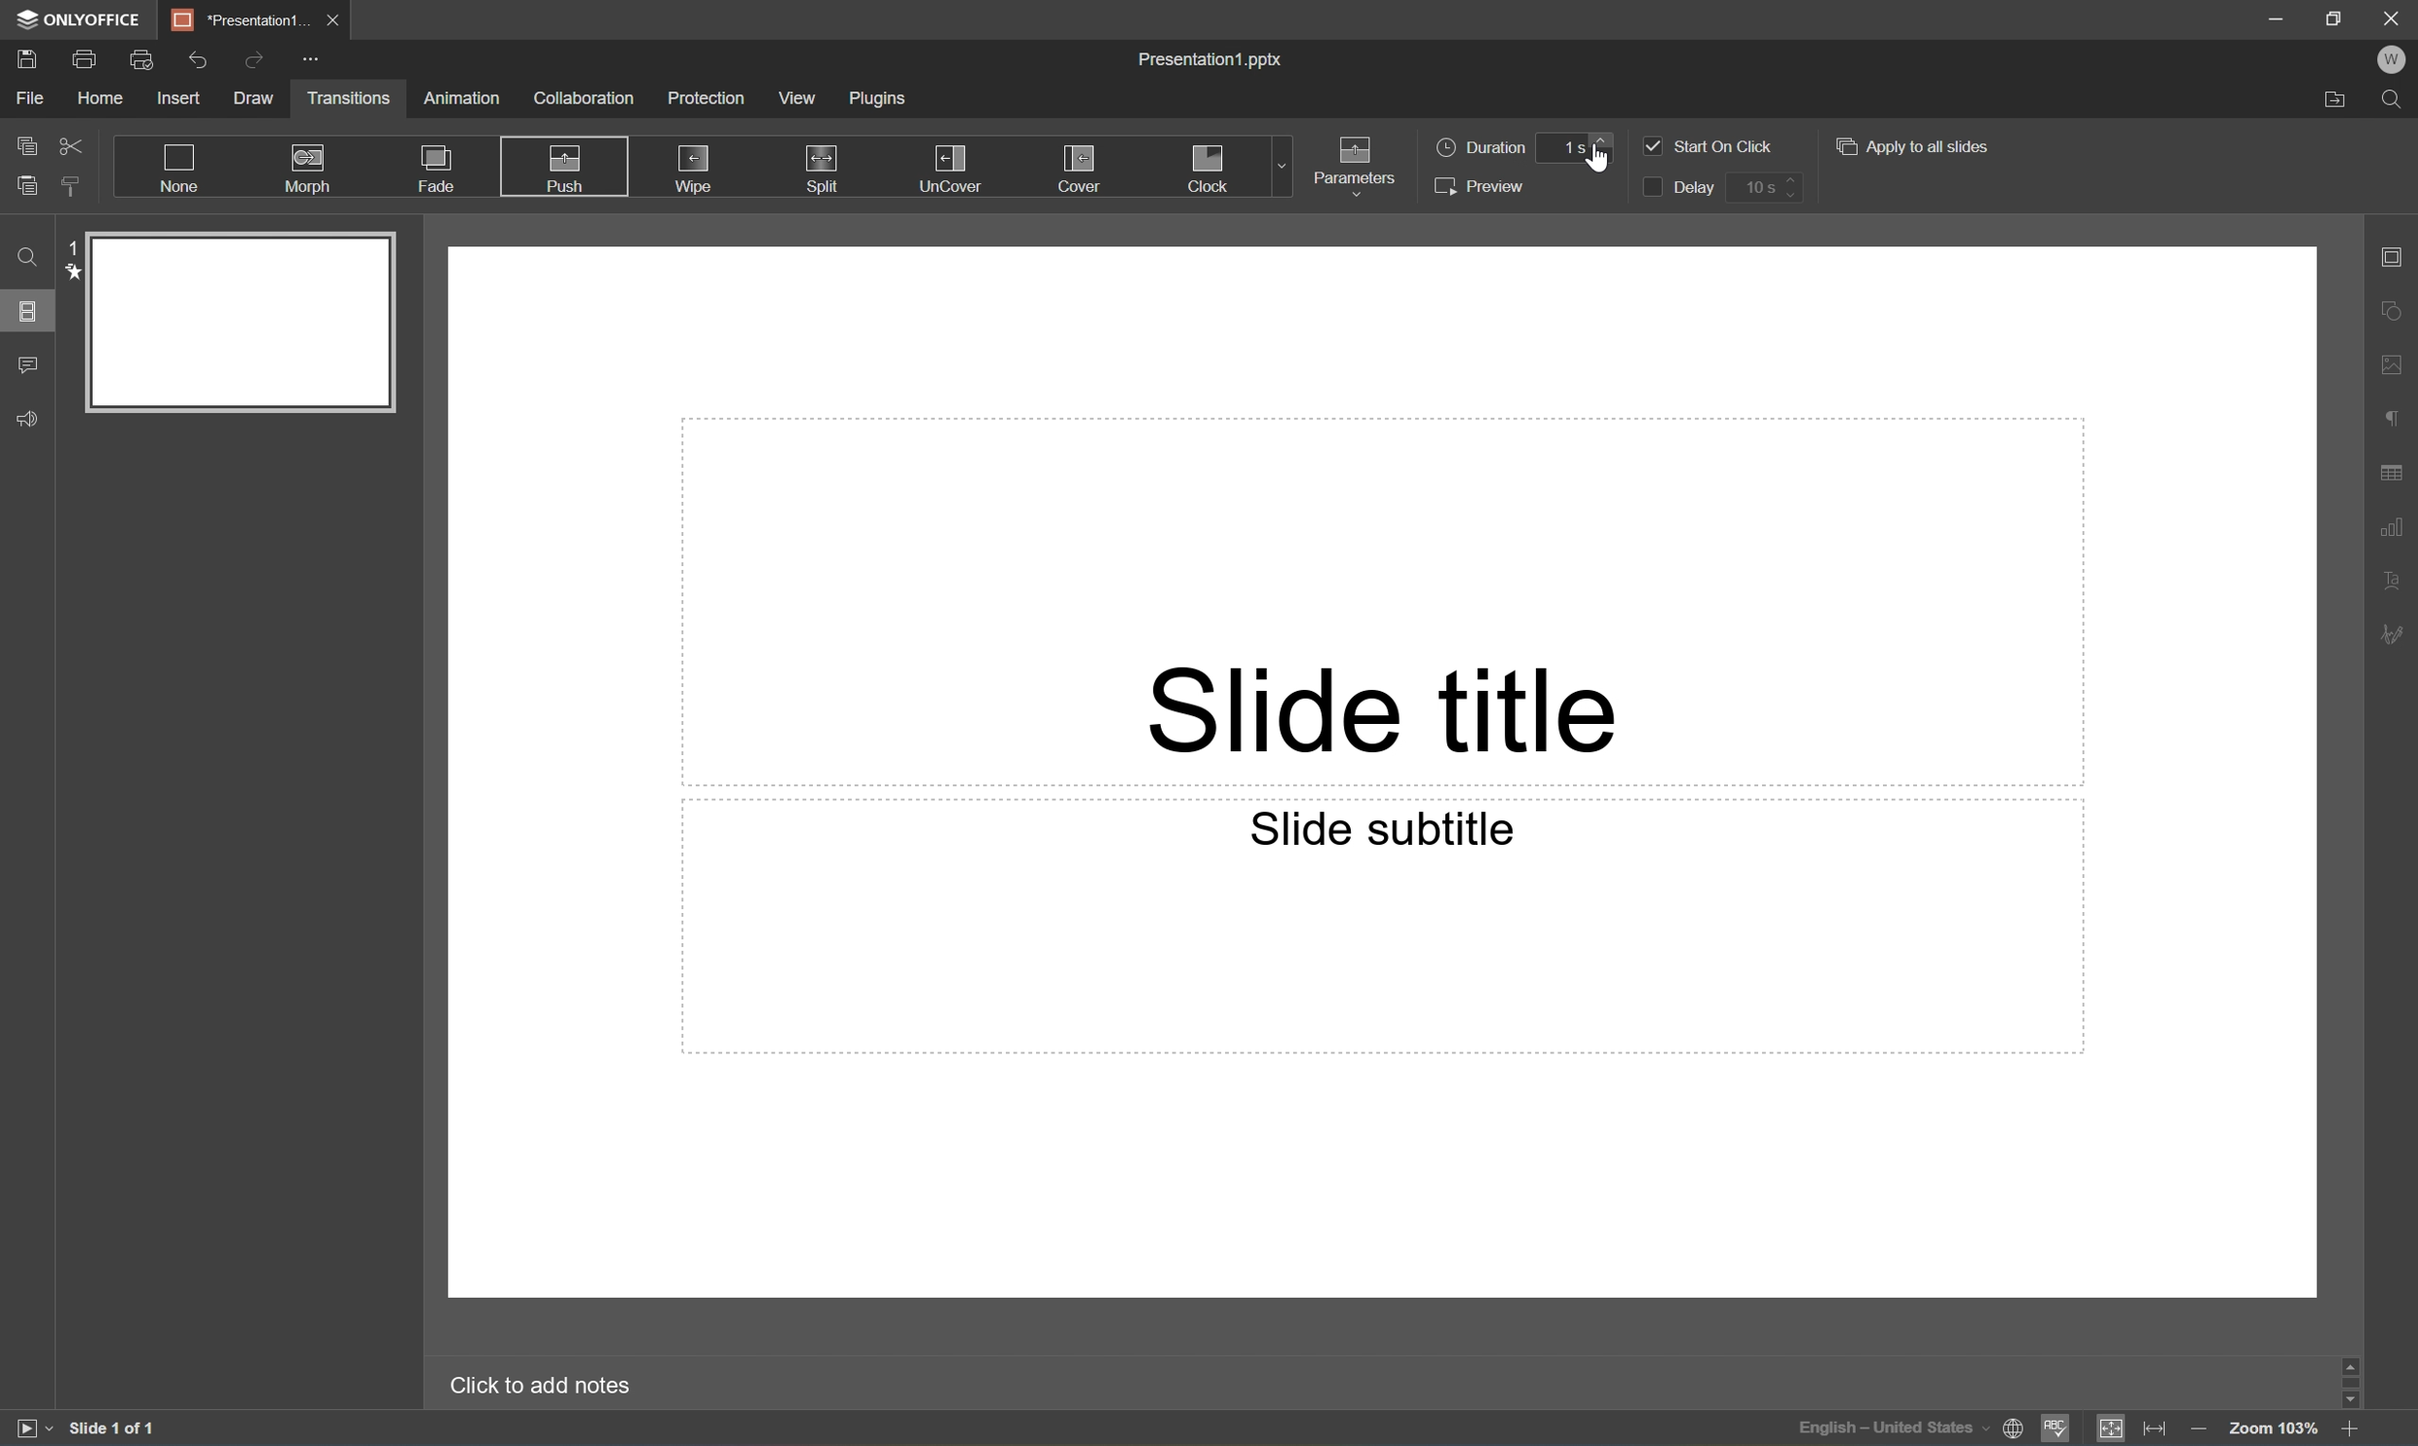 The width and height of the screenshot is (2418, 1446). Describe the element at coordinates (2396, 99) in the screenshot. I see `Find` at that location.